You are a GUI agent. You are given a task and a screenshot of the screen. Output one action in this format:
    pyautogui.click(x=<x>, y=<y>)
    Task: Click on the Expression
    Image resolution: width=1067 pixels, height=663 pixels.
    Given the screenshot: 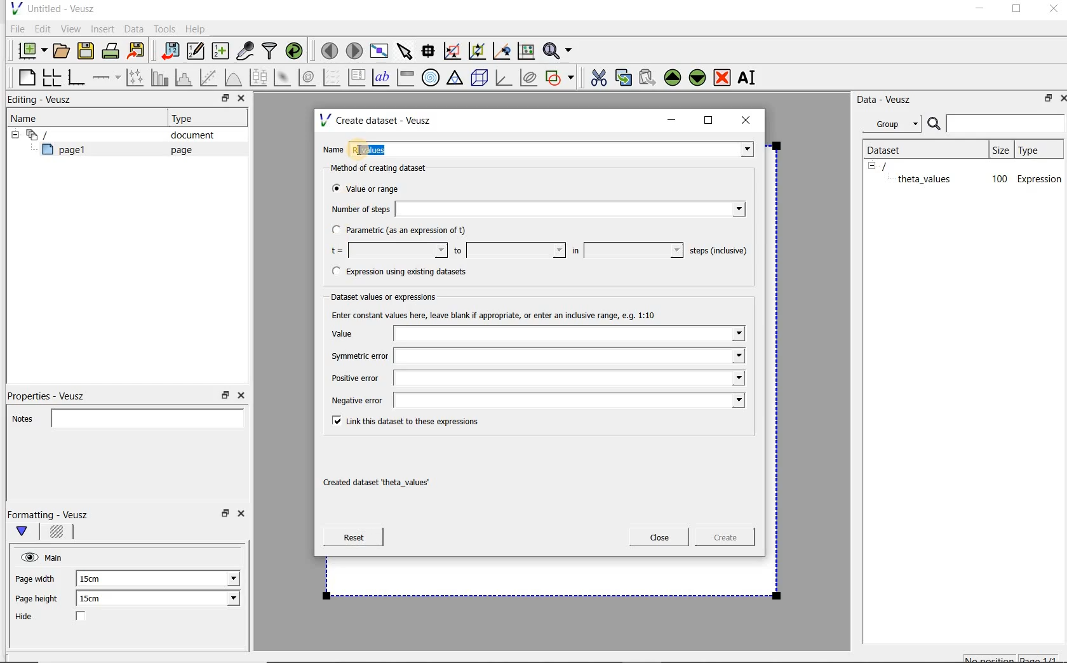 What is the action you would take?
    pyautogui.click(x=1040, y=178)
    